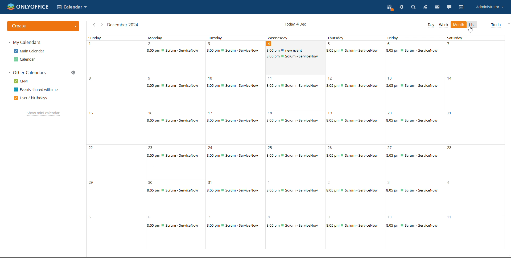 This screenshot has height=258, width=511. Describe the element at coordinates (496, 25) in the screenshot. I see `to-do` at that location.